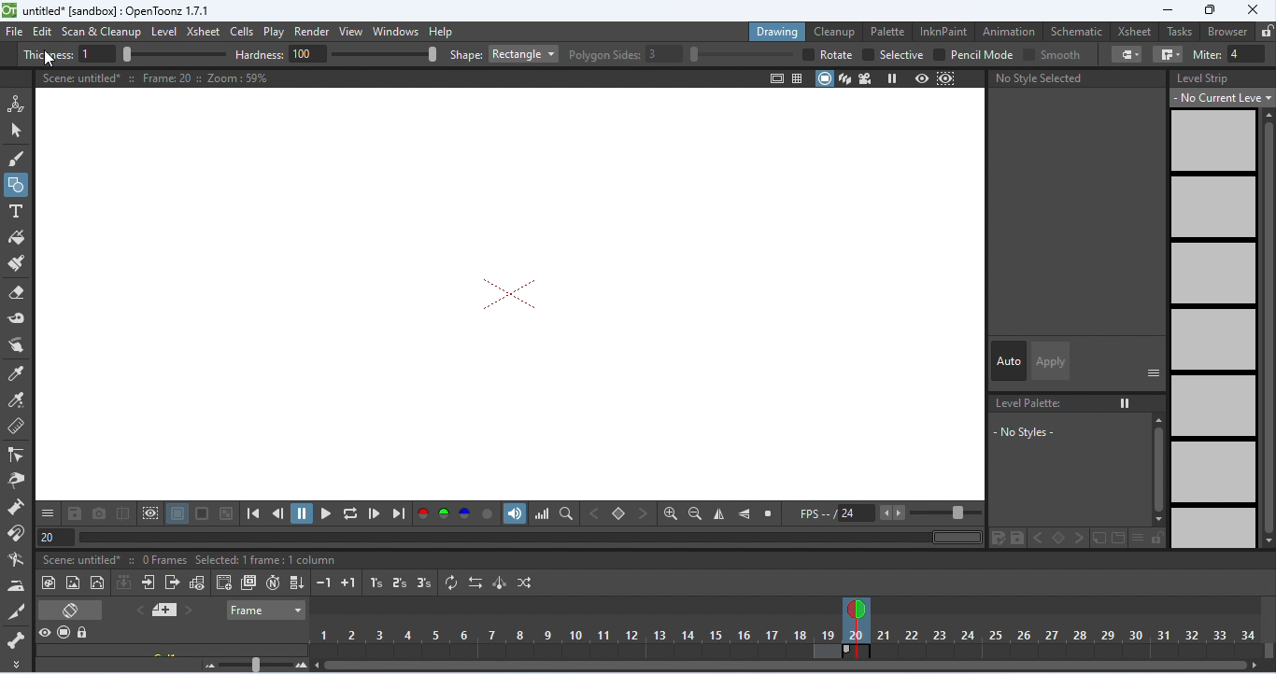 The image size is (1276, 674). Describe the element at coordinates (1009, 361) in the screenshot. I see `auto` at that location.